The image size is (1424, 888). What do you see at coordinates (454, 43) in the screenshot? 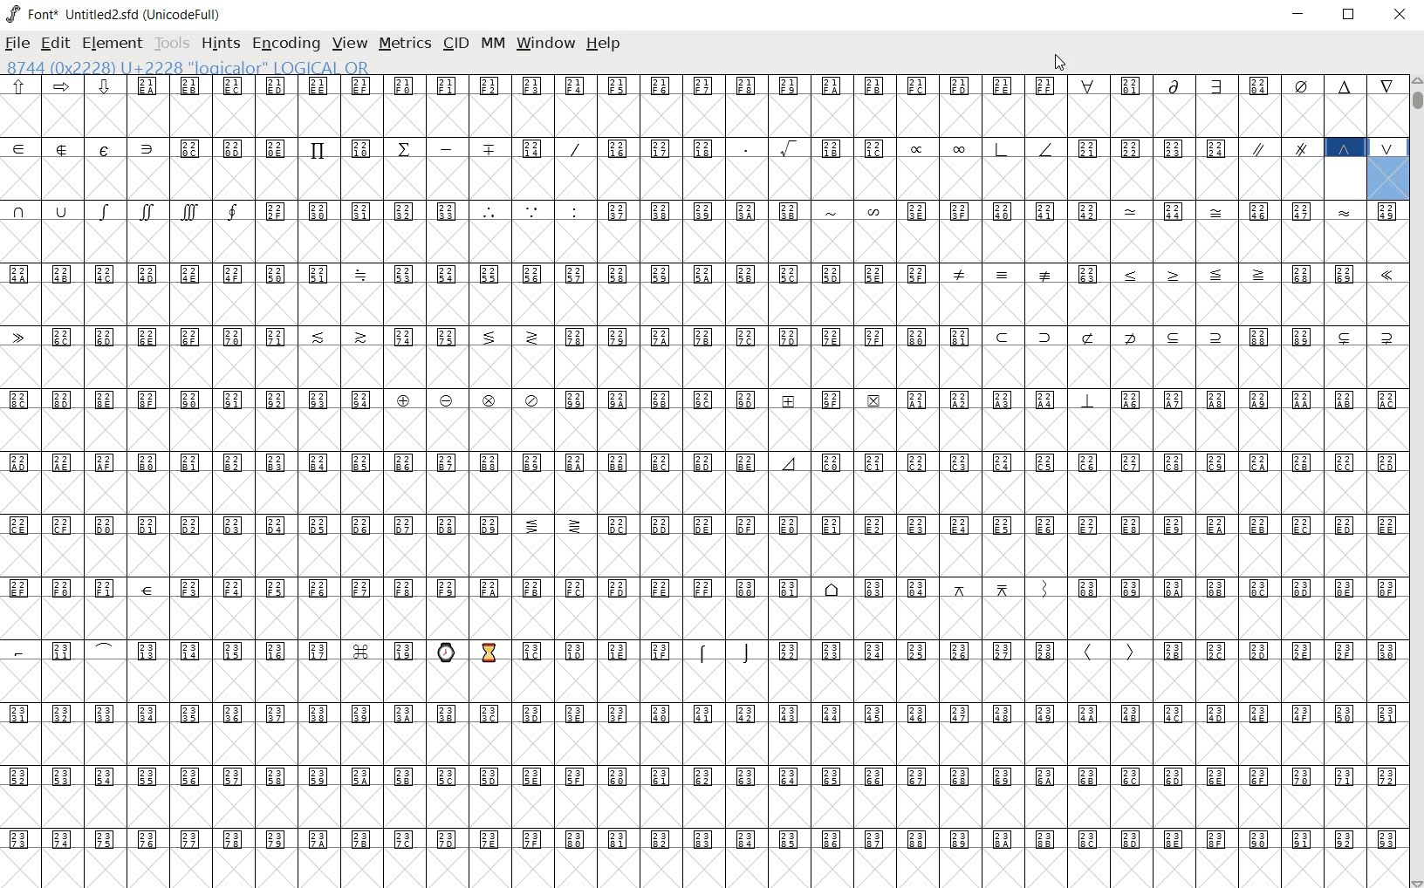
I see `cid` at bounding box center [454, 43].